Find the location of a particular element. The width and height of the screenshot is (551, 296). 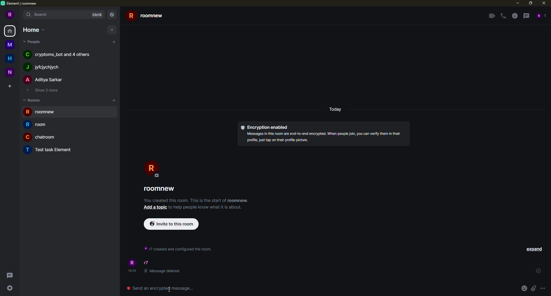

close is located at coordinates (543, 3).